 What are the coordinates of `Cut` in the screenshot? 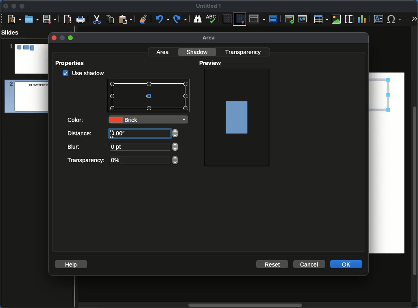 It's located at (97, 19).